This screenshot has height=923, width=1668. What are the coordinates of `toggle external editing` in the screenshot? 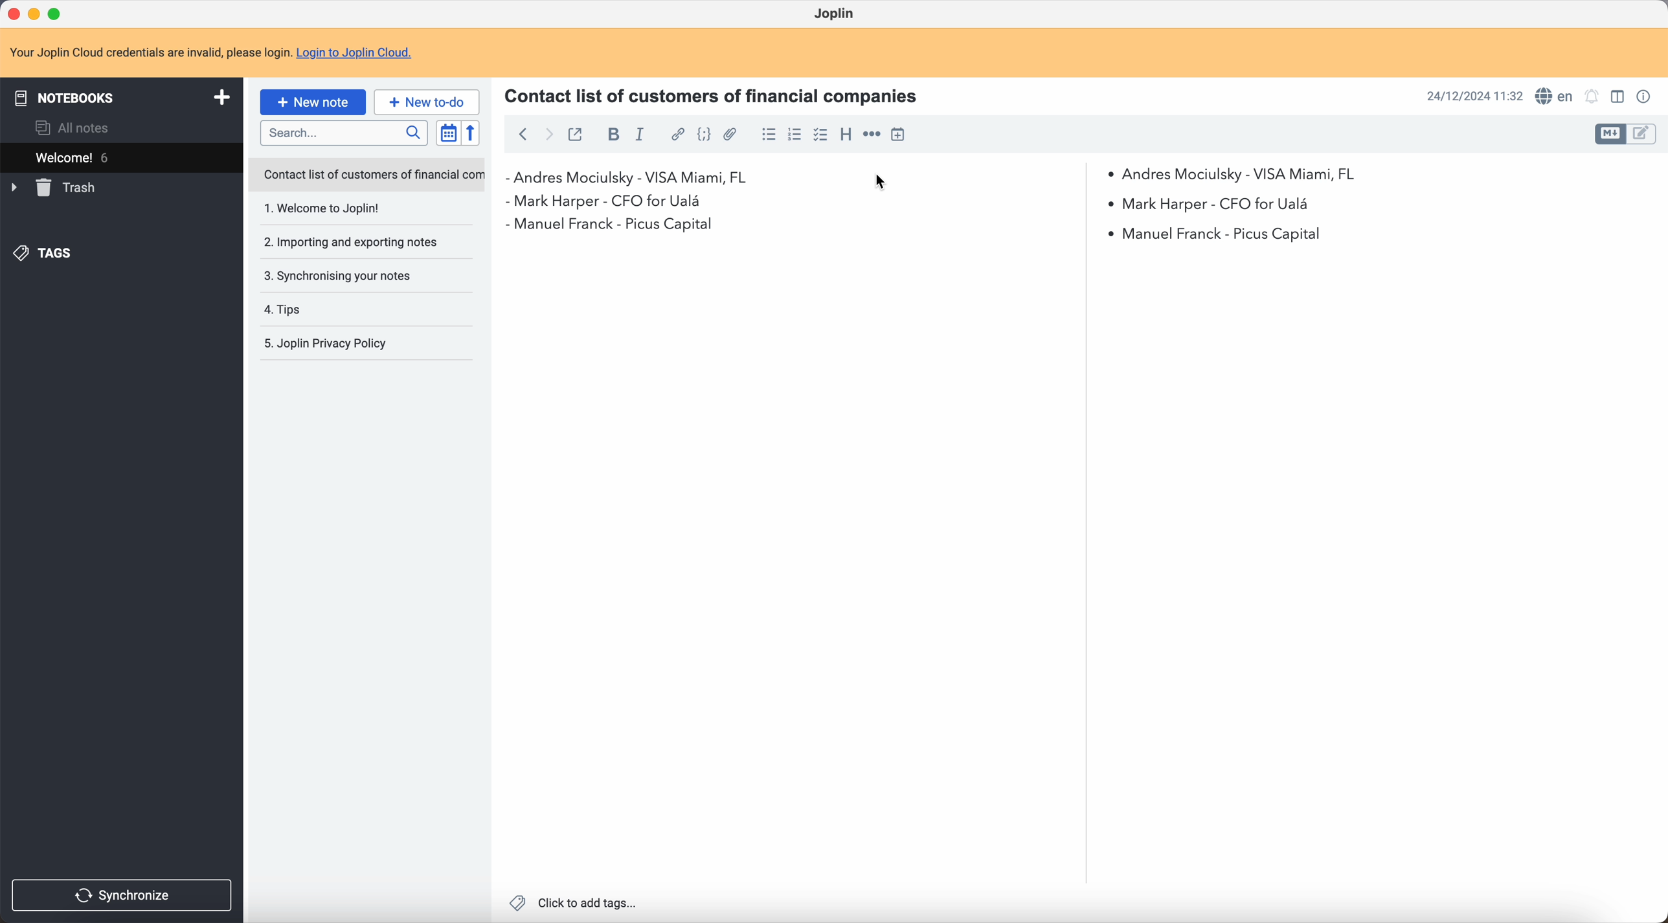 It's located at (579, 133).